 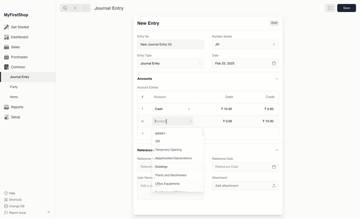 I want to click on Journal Entry, so click(x=21, y=77).